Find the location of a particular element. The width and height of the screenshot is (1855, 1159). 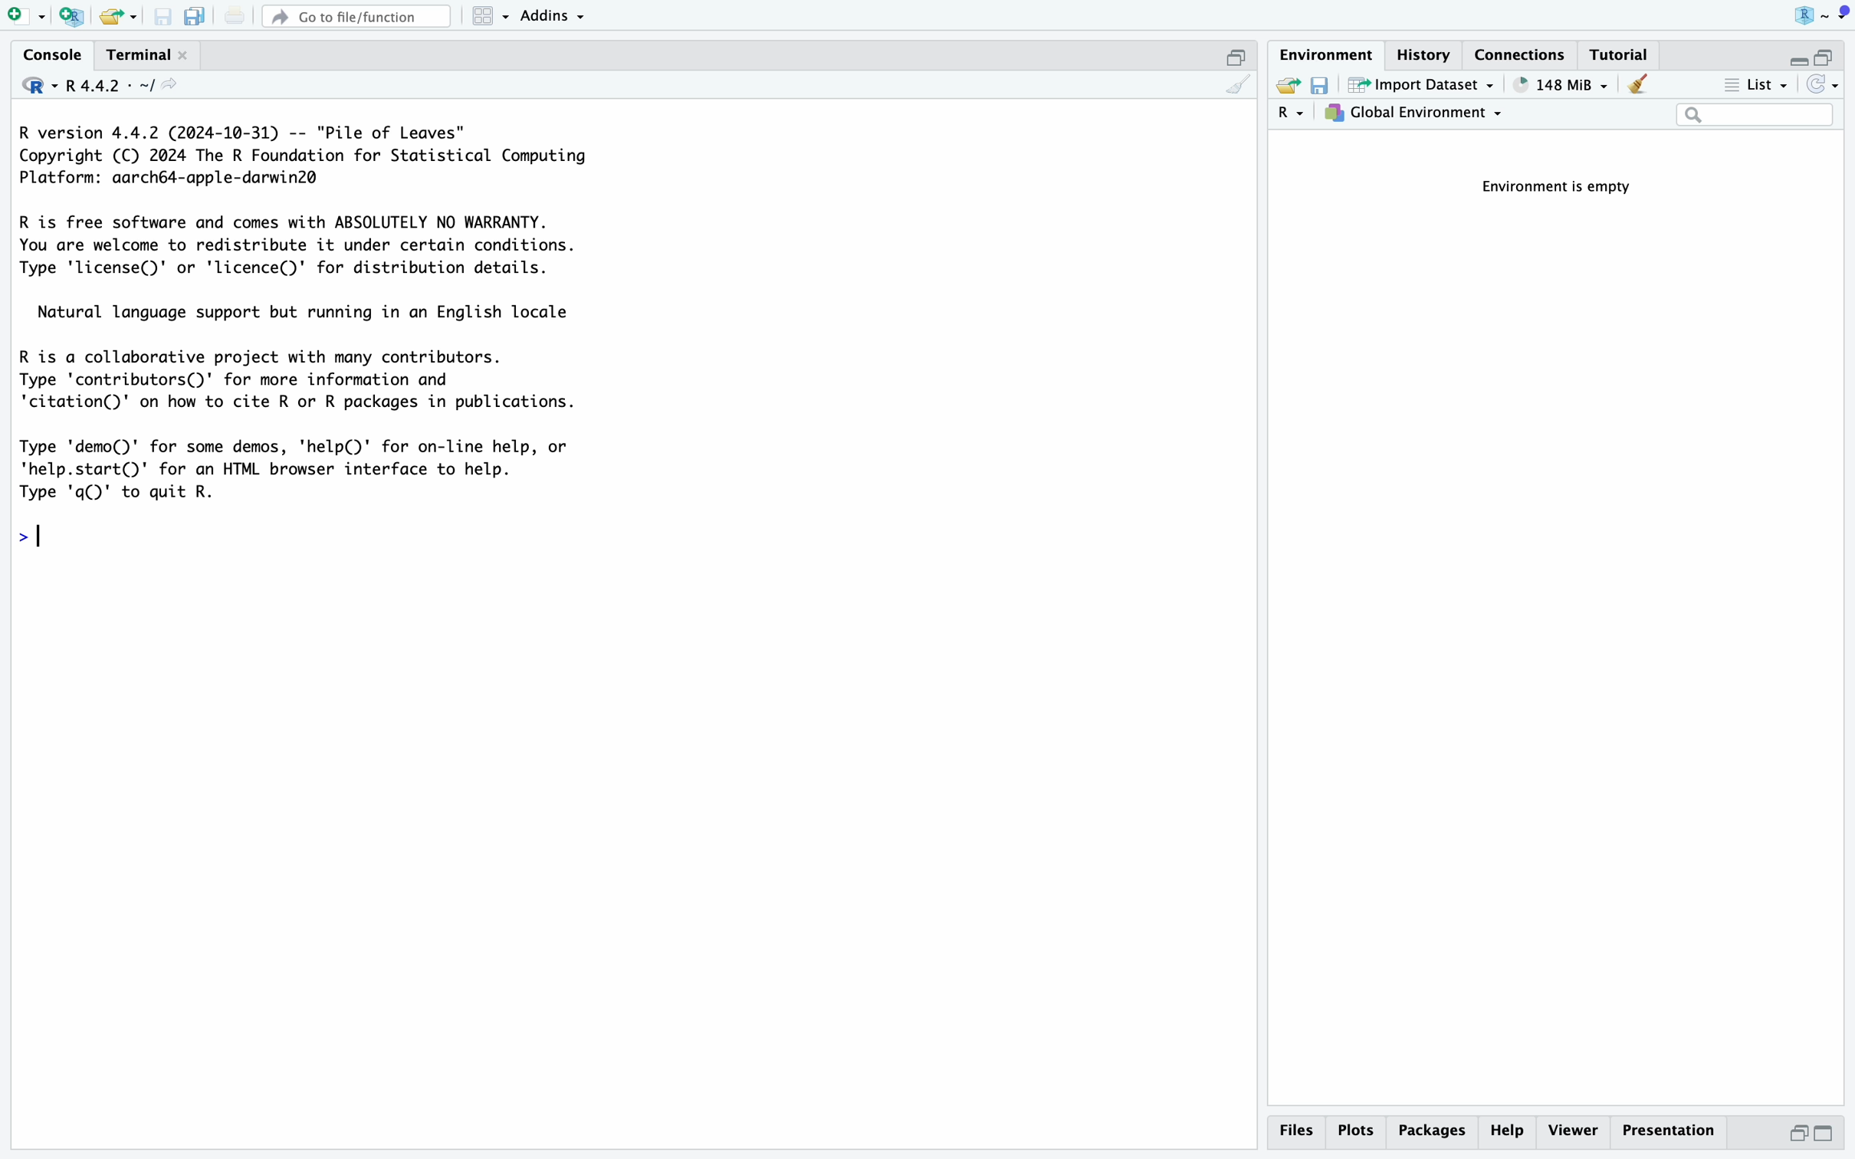

history is located at coordinates (1430, 53).